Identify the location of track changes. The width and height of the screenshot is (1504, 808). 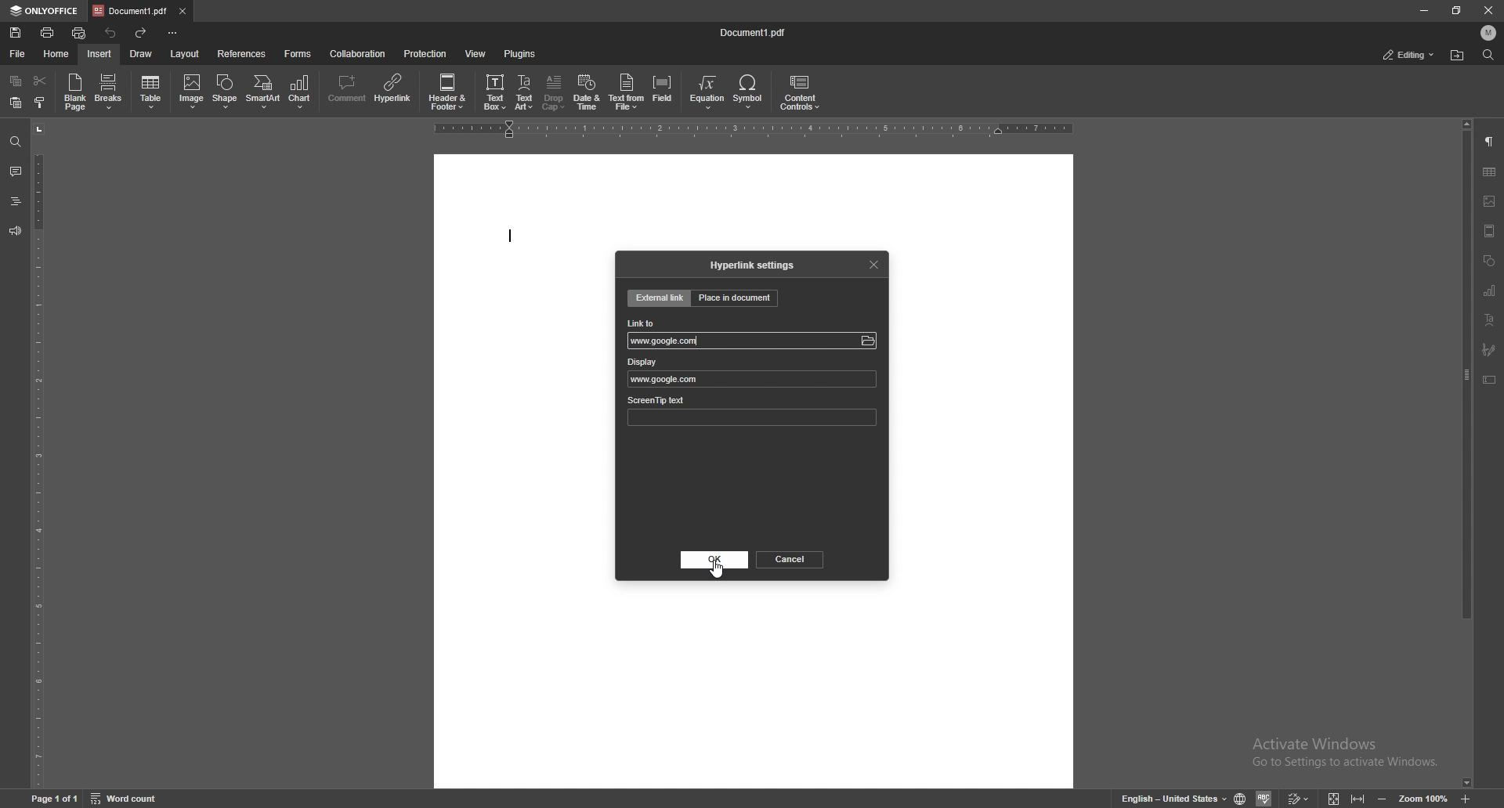
(1300, 798).